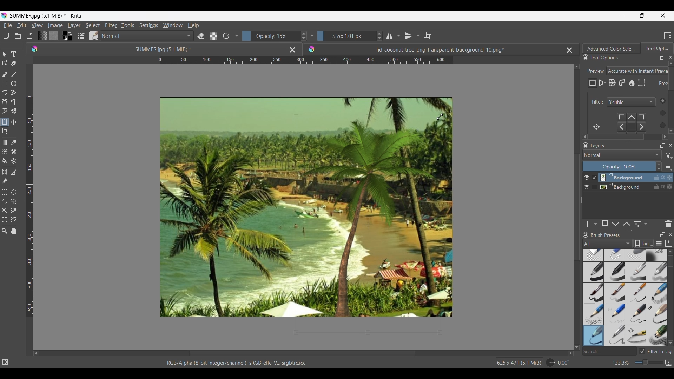 The width and height of the screenshot is (674, 379). Describe the element at coordinates (568, 353) in the screenshot. I see `Right` at that location.